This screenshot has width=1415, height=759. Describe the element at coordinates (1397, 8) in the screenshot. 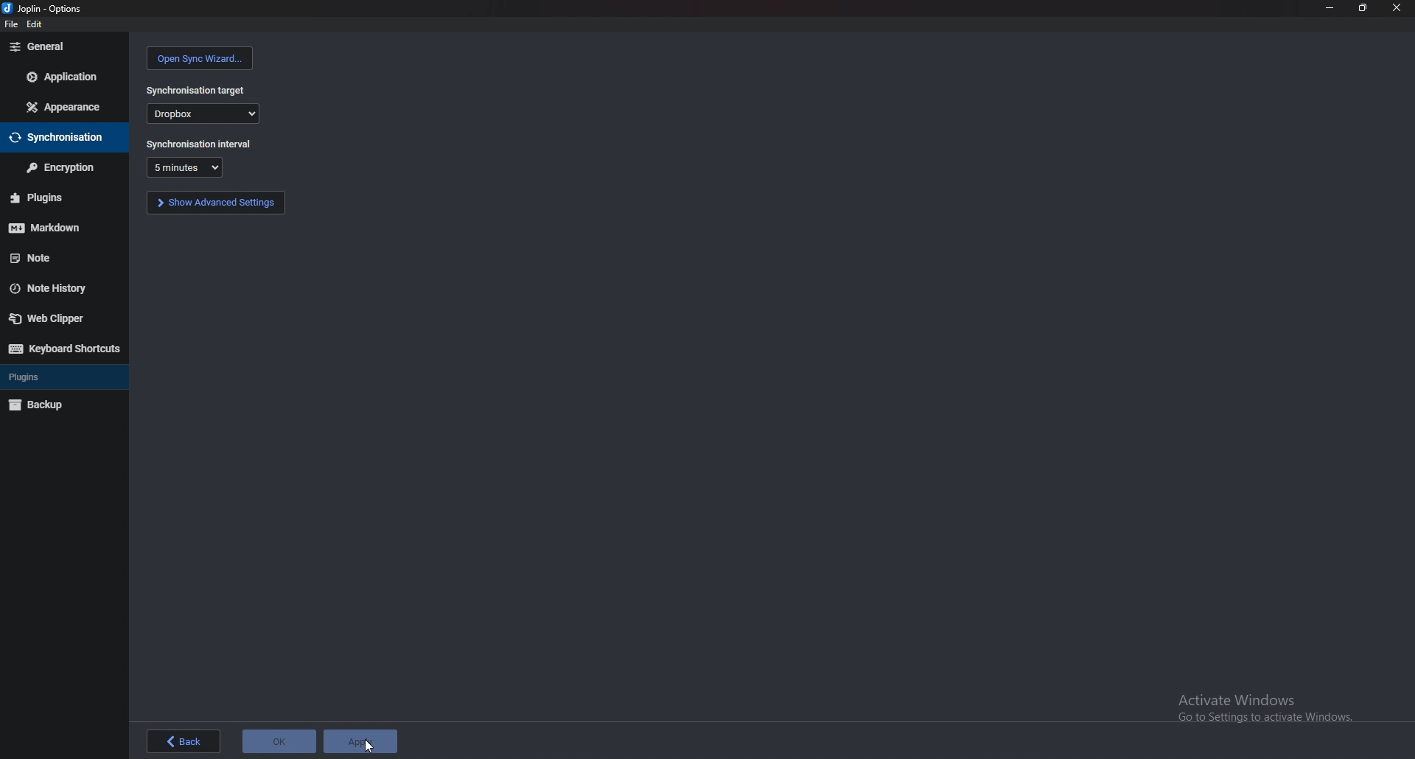

I see `close` at that location.